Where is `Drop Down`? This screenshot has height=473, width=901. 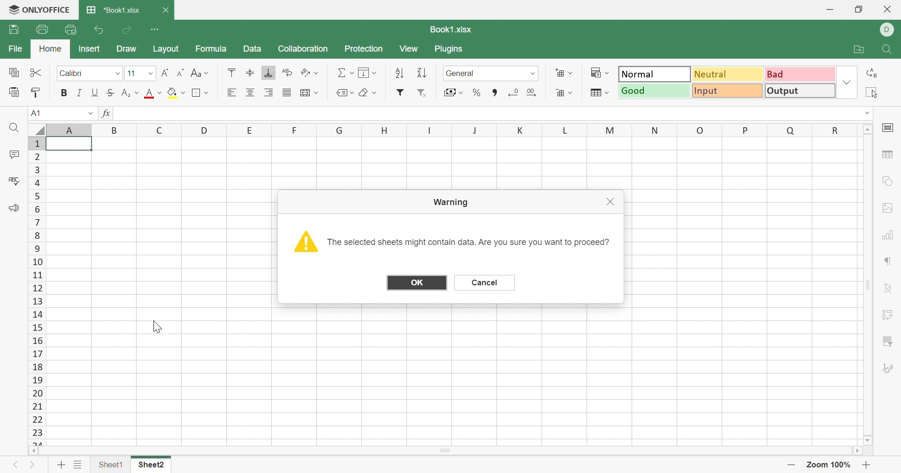
Drop Down is located at coordinates (374, 93).